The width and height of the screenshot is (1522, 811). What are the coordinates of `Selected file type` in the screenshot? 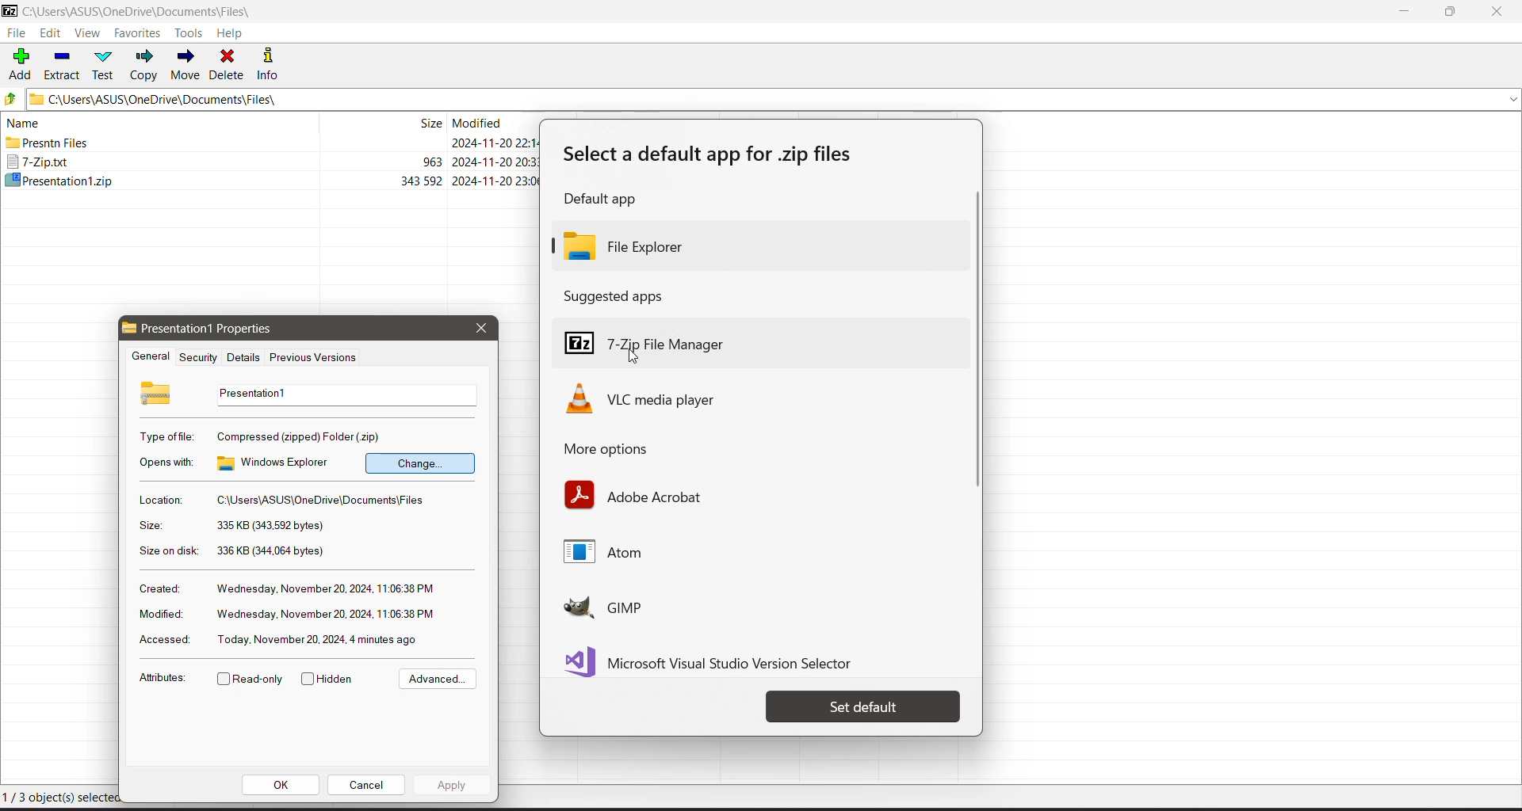 It's located at (301, 436).